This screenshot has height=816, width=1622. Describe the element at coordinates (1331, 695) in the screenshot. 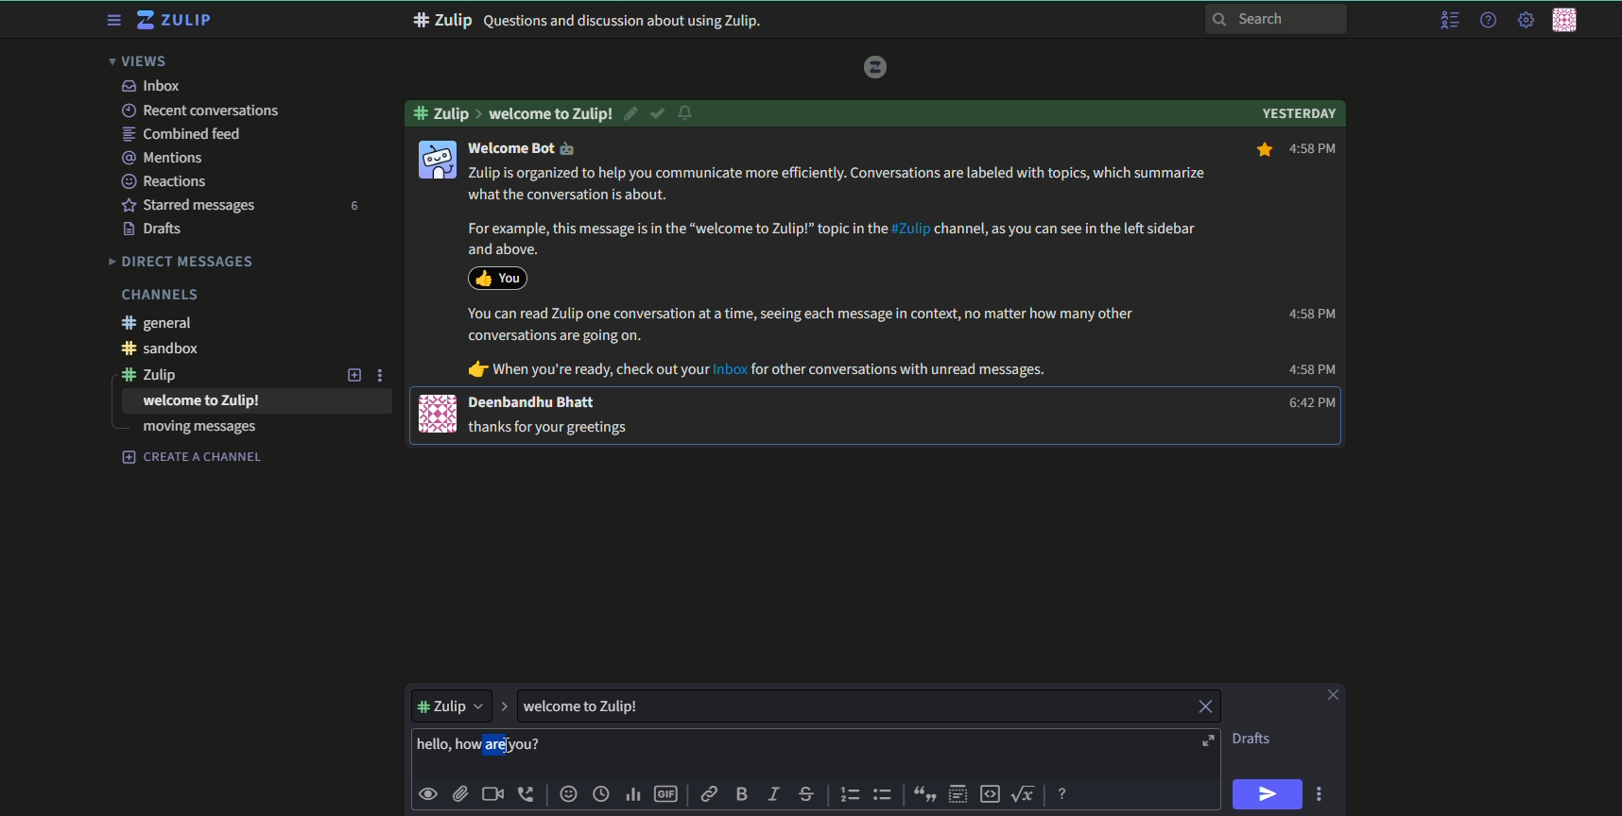

I see `close` at that location.